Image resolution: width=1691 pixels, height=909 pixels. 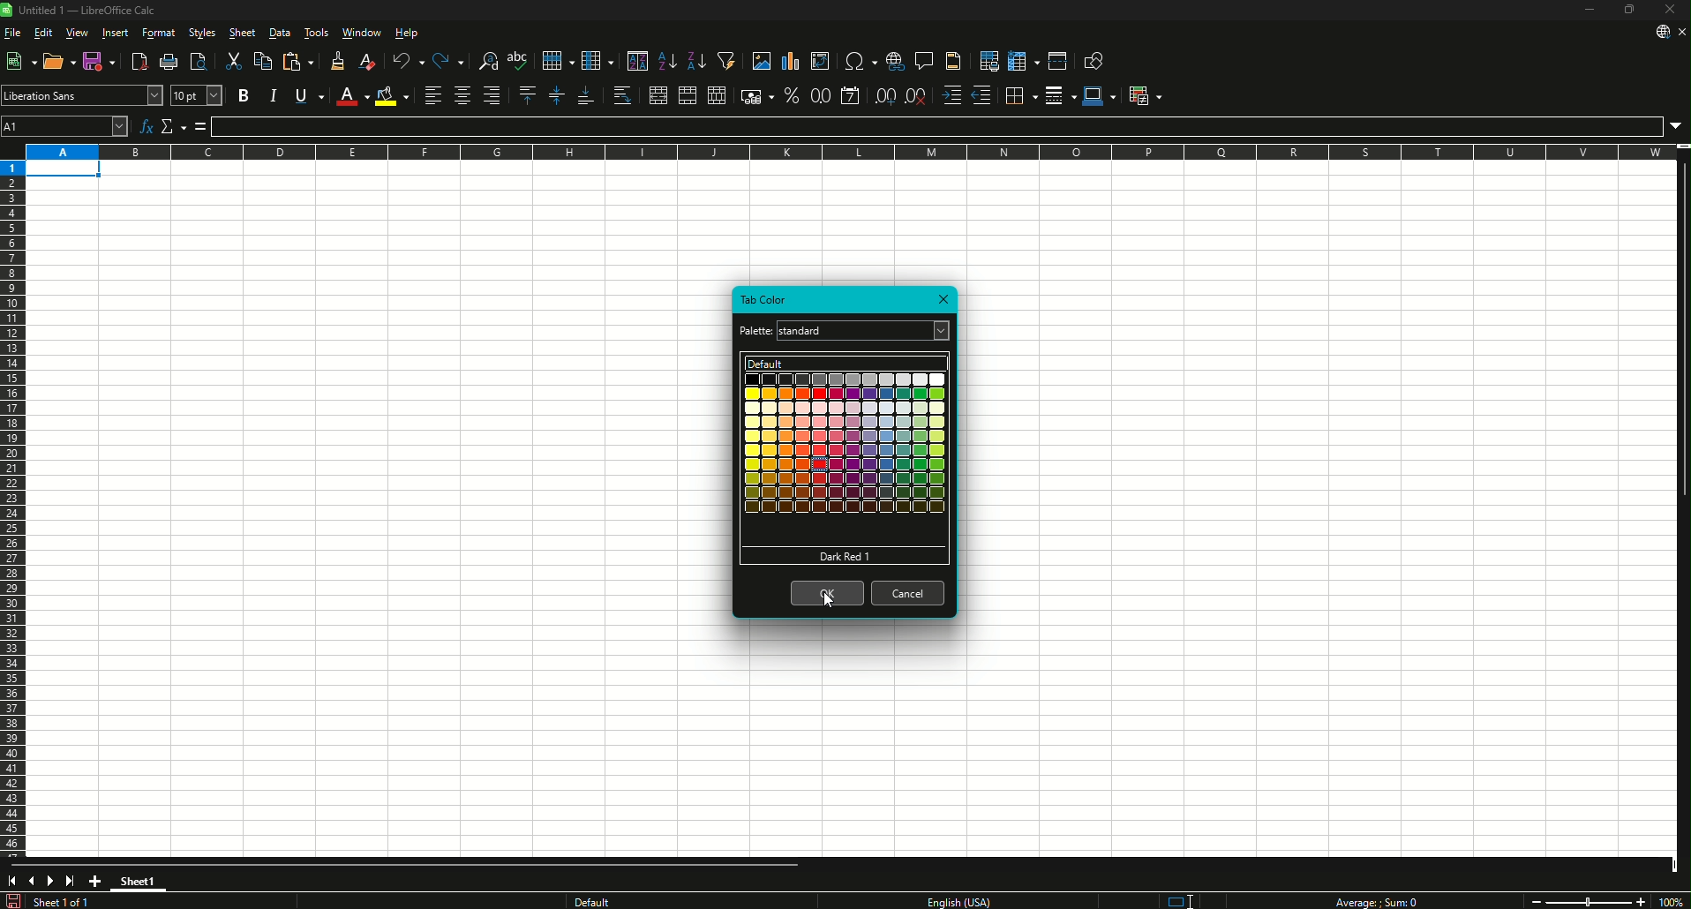 What do you see at coordinates (203, 32) in the screenshot?
I see `Styles` at bounding box center [203, 32].